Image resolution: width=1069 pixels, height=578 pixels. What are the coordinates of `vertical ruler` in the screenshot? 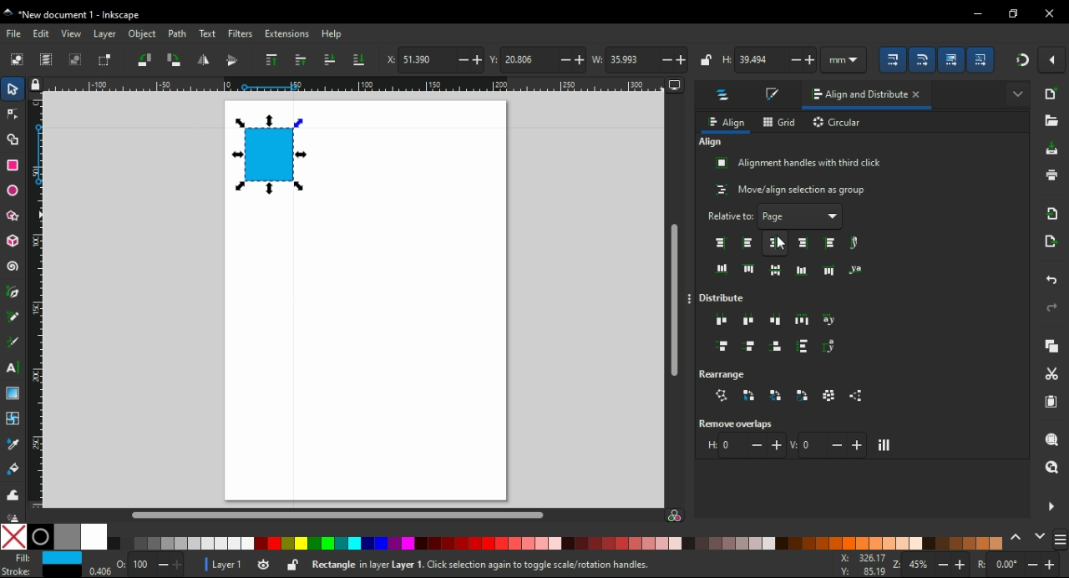 It's located at (40, 300).